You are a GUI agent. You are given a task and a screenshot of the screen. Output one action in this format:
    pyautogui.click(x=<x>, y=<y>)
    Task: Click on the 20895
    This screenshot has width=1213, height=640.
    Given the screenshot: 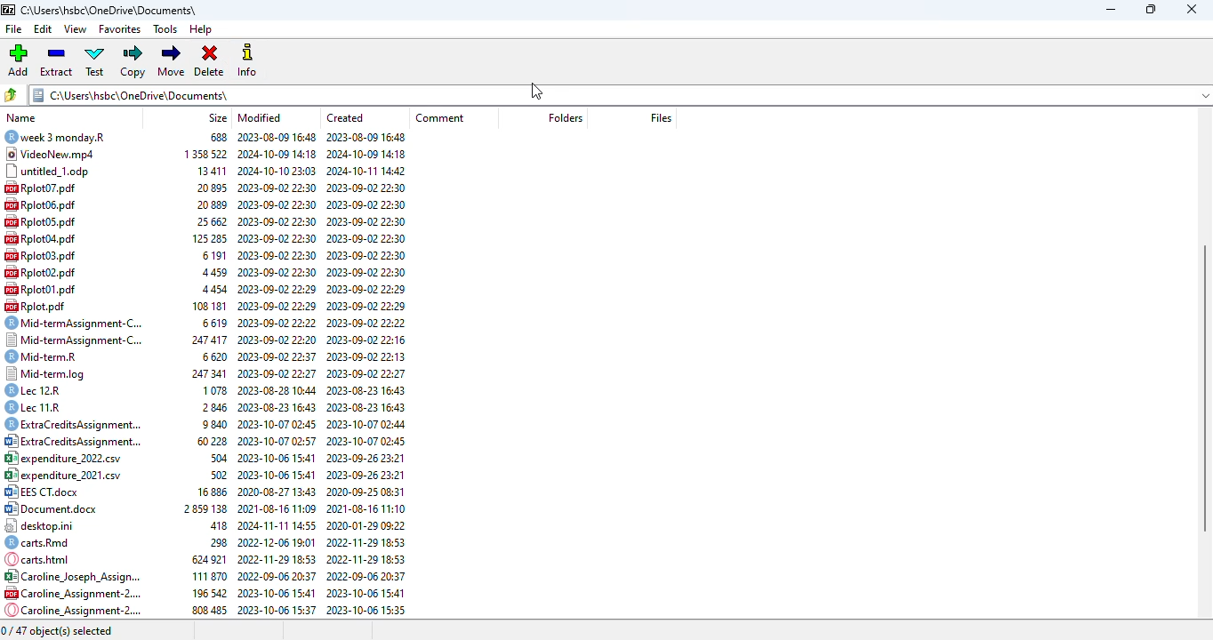 What is the action you would take?
    pyautogui.click(x=205, y=189)
    